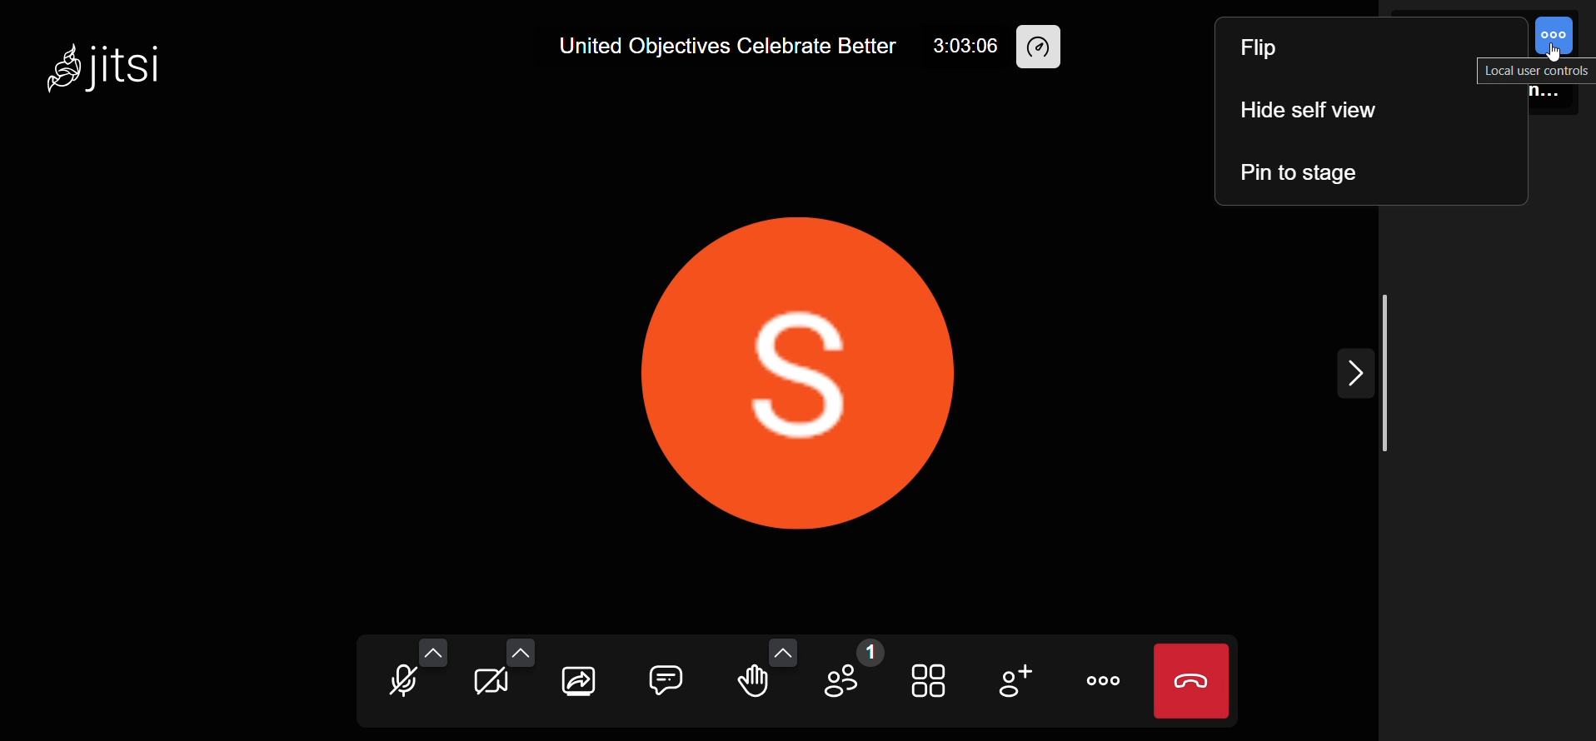  I want to click on chat, so click(666, 679).